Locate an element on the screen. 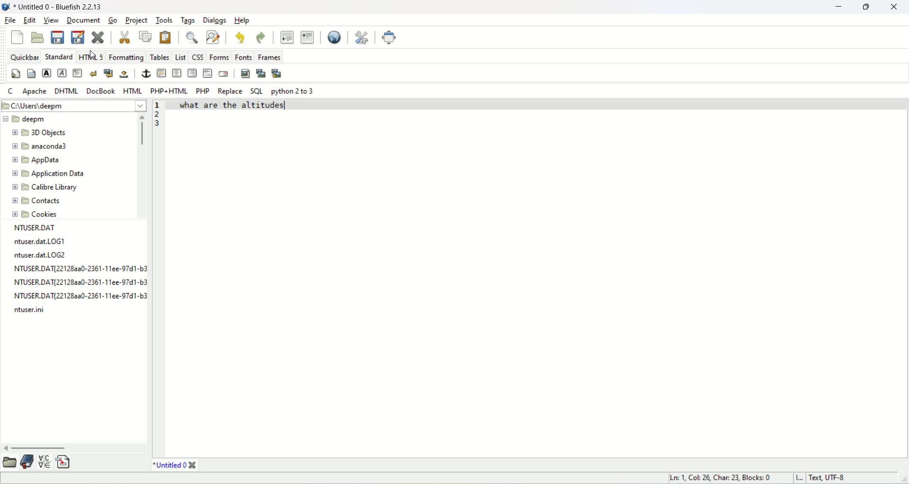  emphasize is located at coordinates (62, 73).